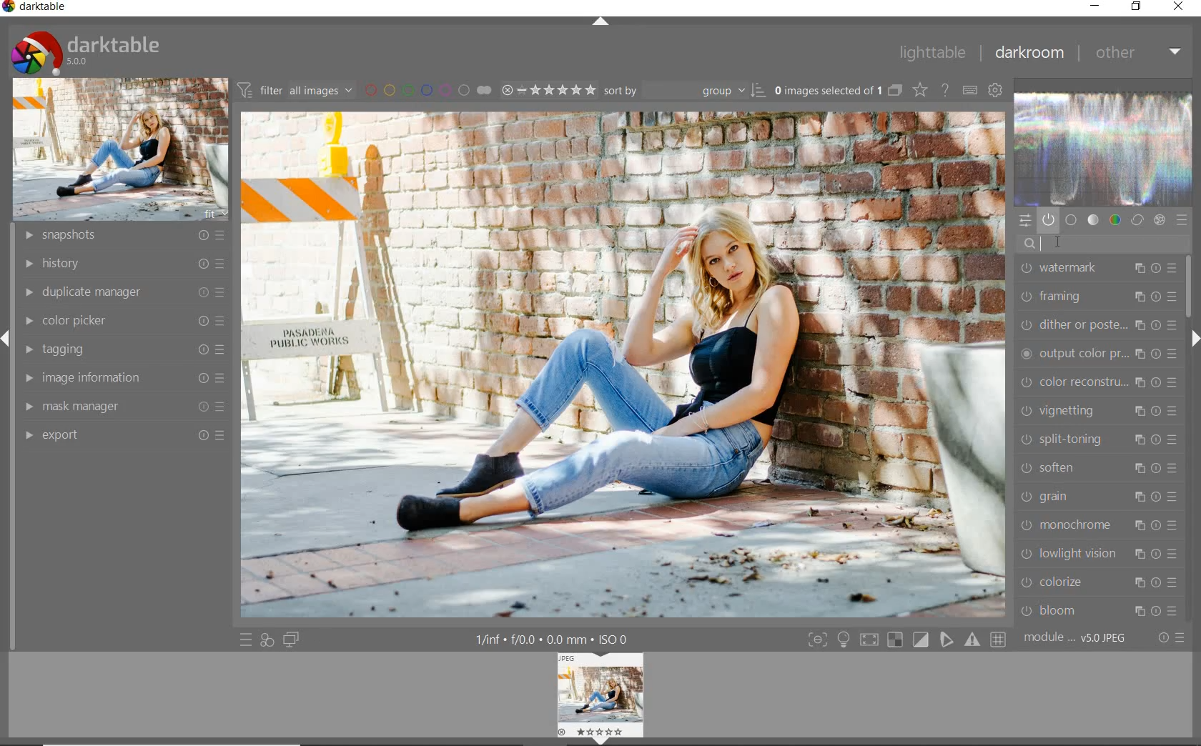 Image resolution: width=1201 pixels, height=746 pixels. What do you see at coordinates (826, 91) in the screenshot?
I see `selected images` at bounding box center [826, 91].